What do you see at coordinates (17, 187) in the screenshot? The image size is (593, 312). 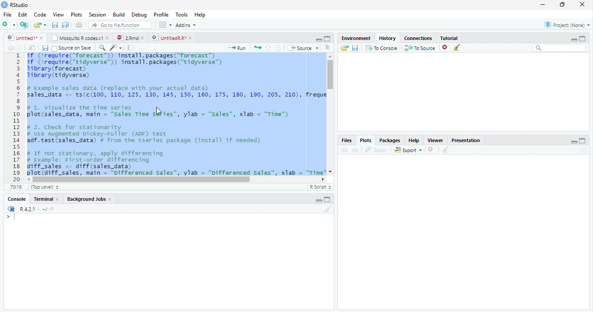 I see `1:1` at bounding box center [17, 187].